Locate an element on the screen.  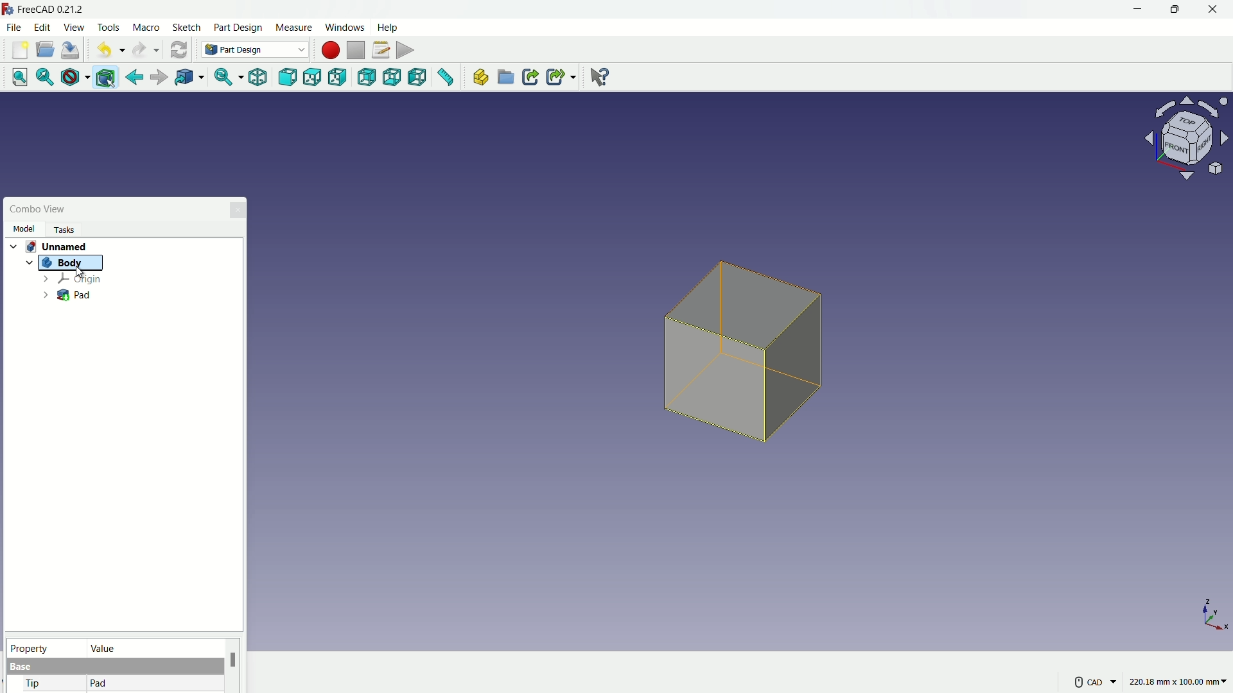
fit all is located at coordinates (15, 76).